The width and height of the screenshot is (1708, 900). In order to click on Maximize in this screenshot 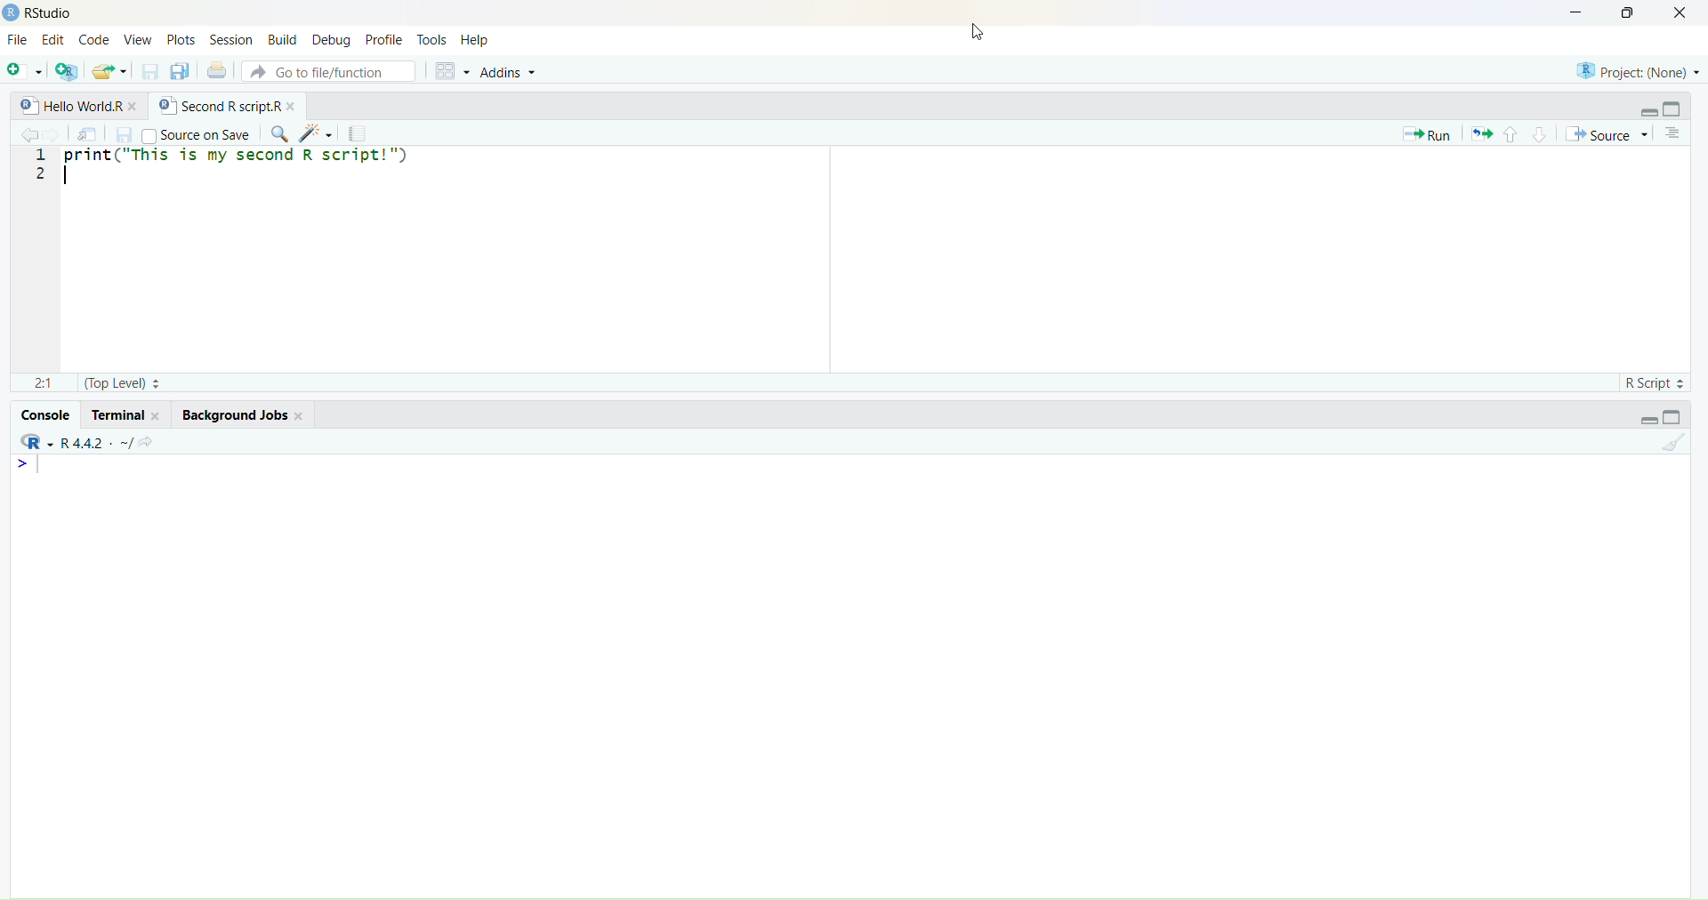, I will do `click(1679, 416)`.